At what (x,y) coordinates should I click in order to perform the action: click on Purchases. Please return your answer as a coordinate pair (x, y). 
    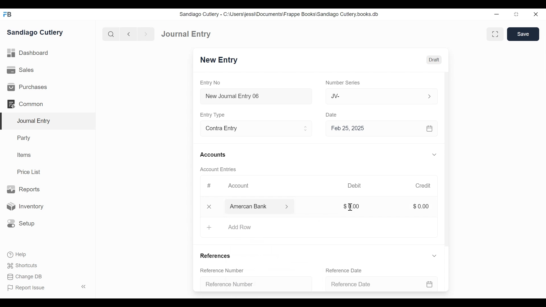
    Looking at the image, I should click on (27, 87).